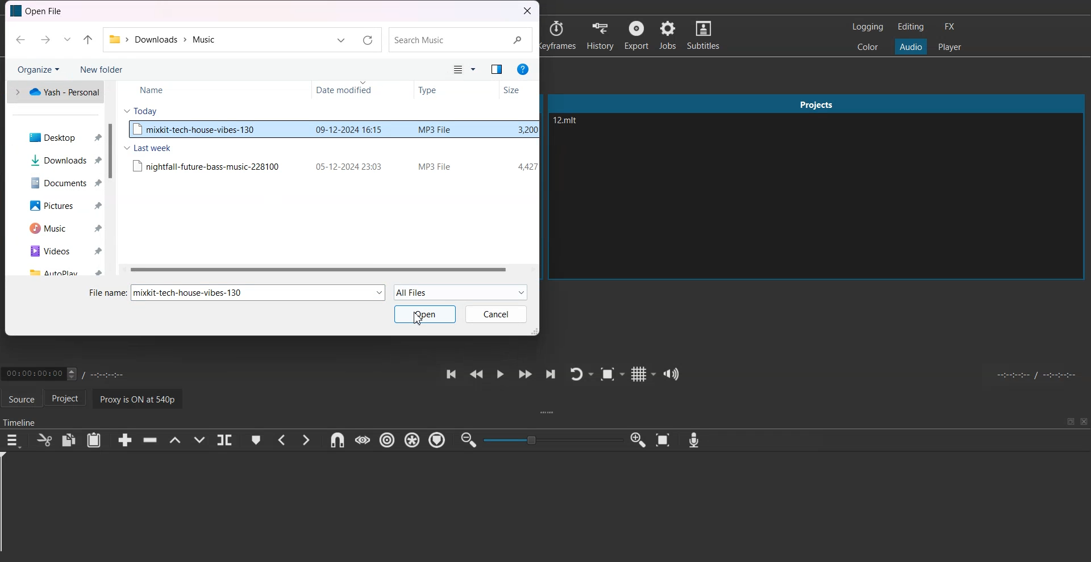 The image size is (1091, 562). I want to click on Cut, so click(43, 440).